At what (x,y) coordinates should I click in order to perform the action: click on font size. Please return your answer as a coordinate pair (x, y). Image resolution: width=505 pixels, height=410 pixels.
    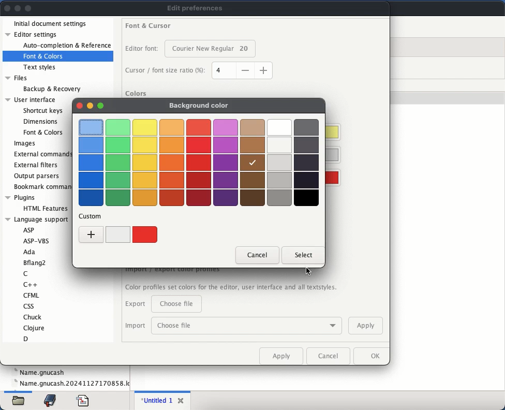
    Looking at the image, I should click on (212, 50).